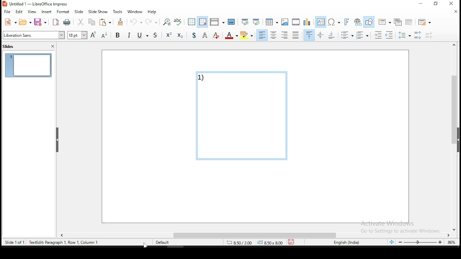  Describe the element at coordinates (144, 245) in the screenshot. I see `mouse pointer` at that location.